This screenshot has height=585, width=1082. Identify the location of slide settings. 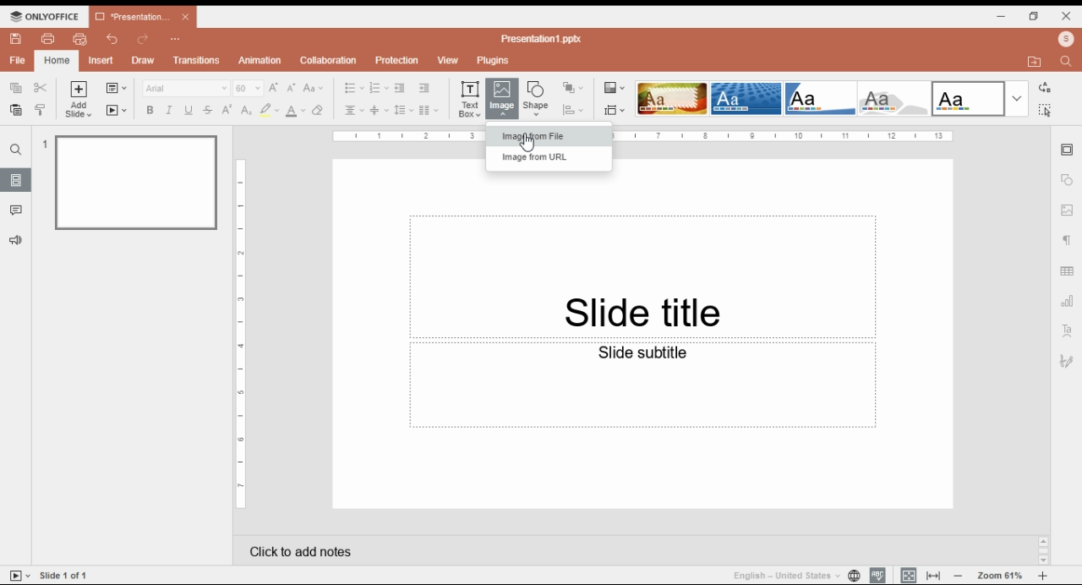
(1068, 150).